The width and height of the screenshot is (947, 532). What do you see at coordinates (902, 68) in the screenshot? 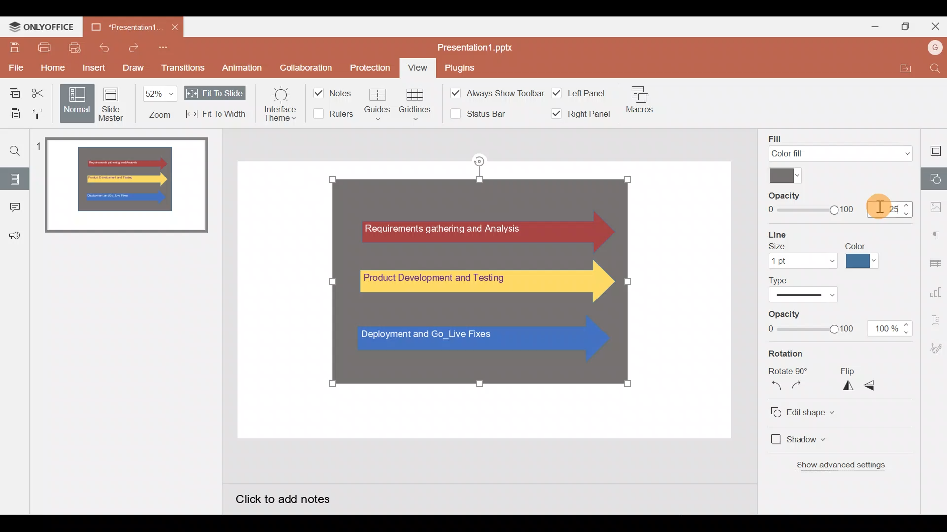
I see `Open file location` at bounding box center [902, 68].